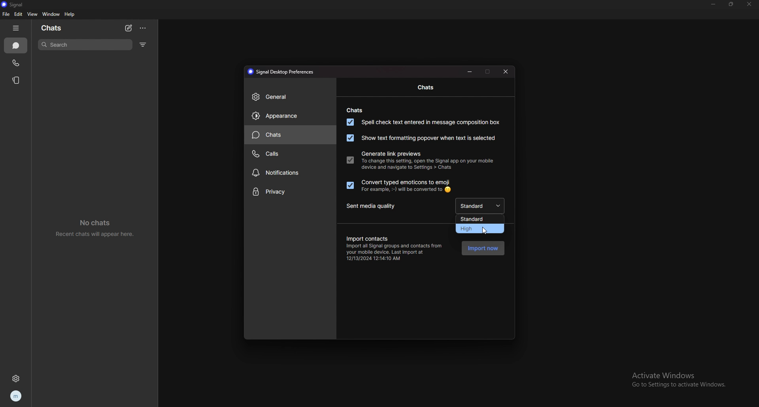  What do you see at coordinates (290, 173) in the screenshot?
I see `notifications` at bounding box center [290, 173].